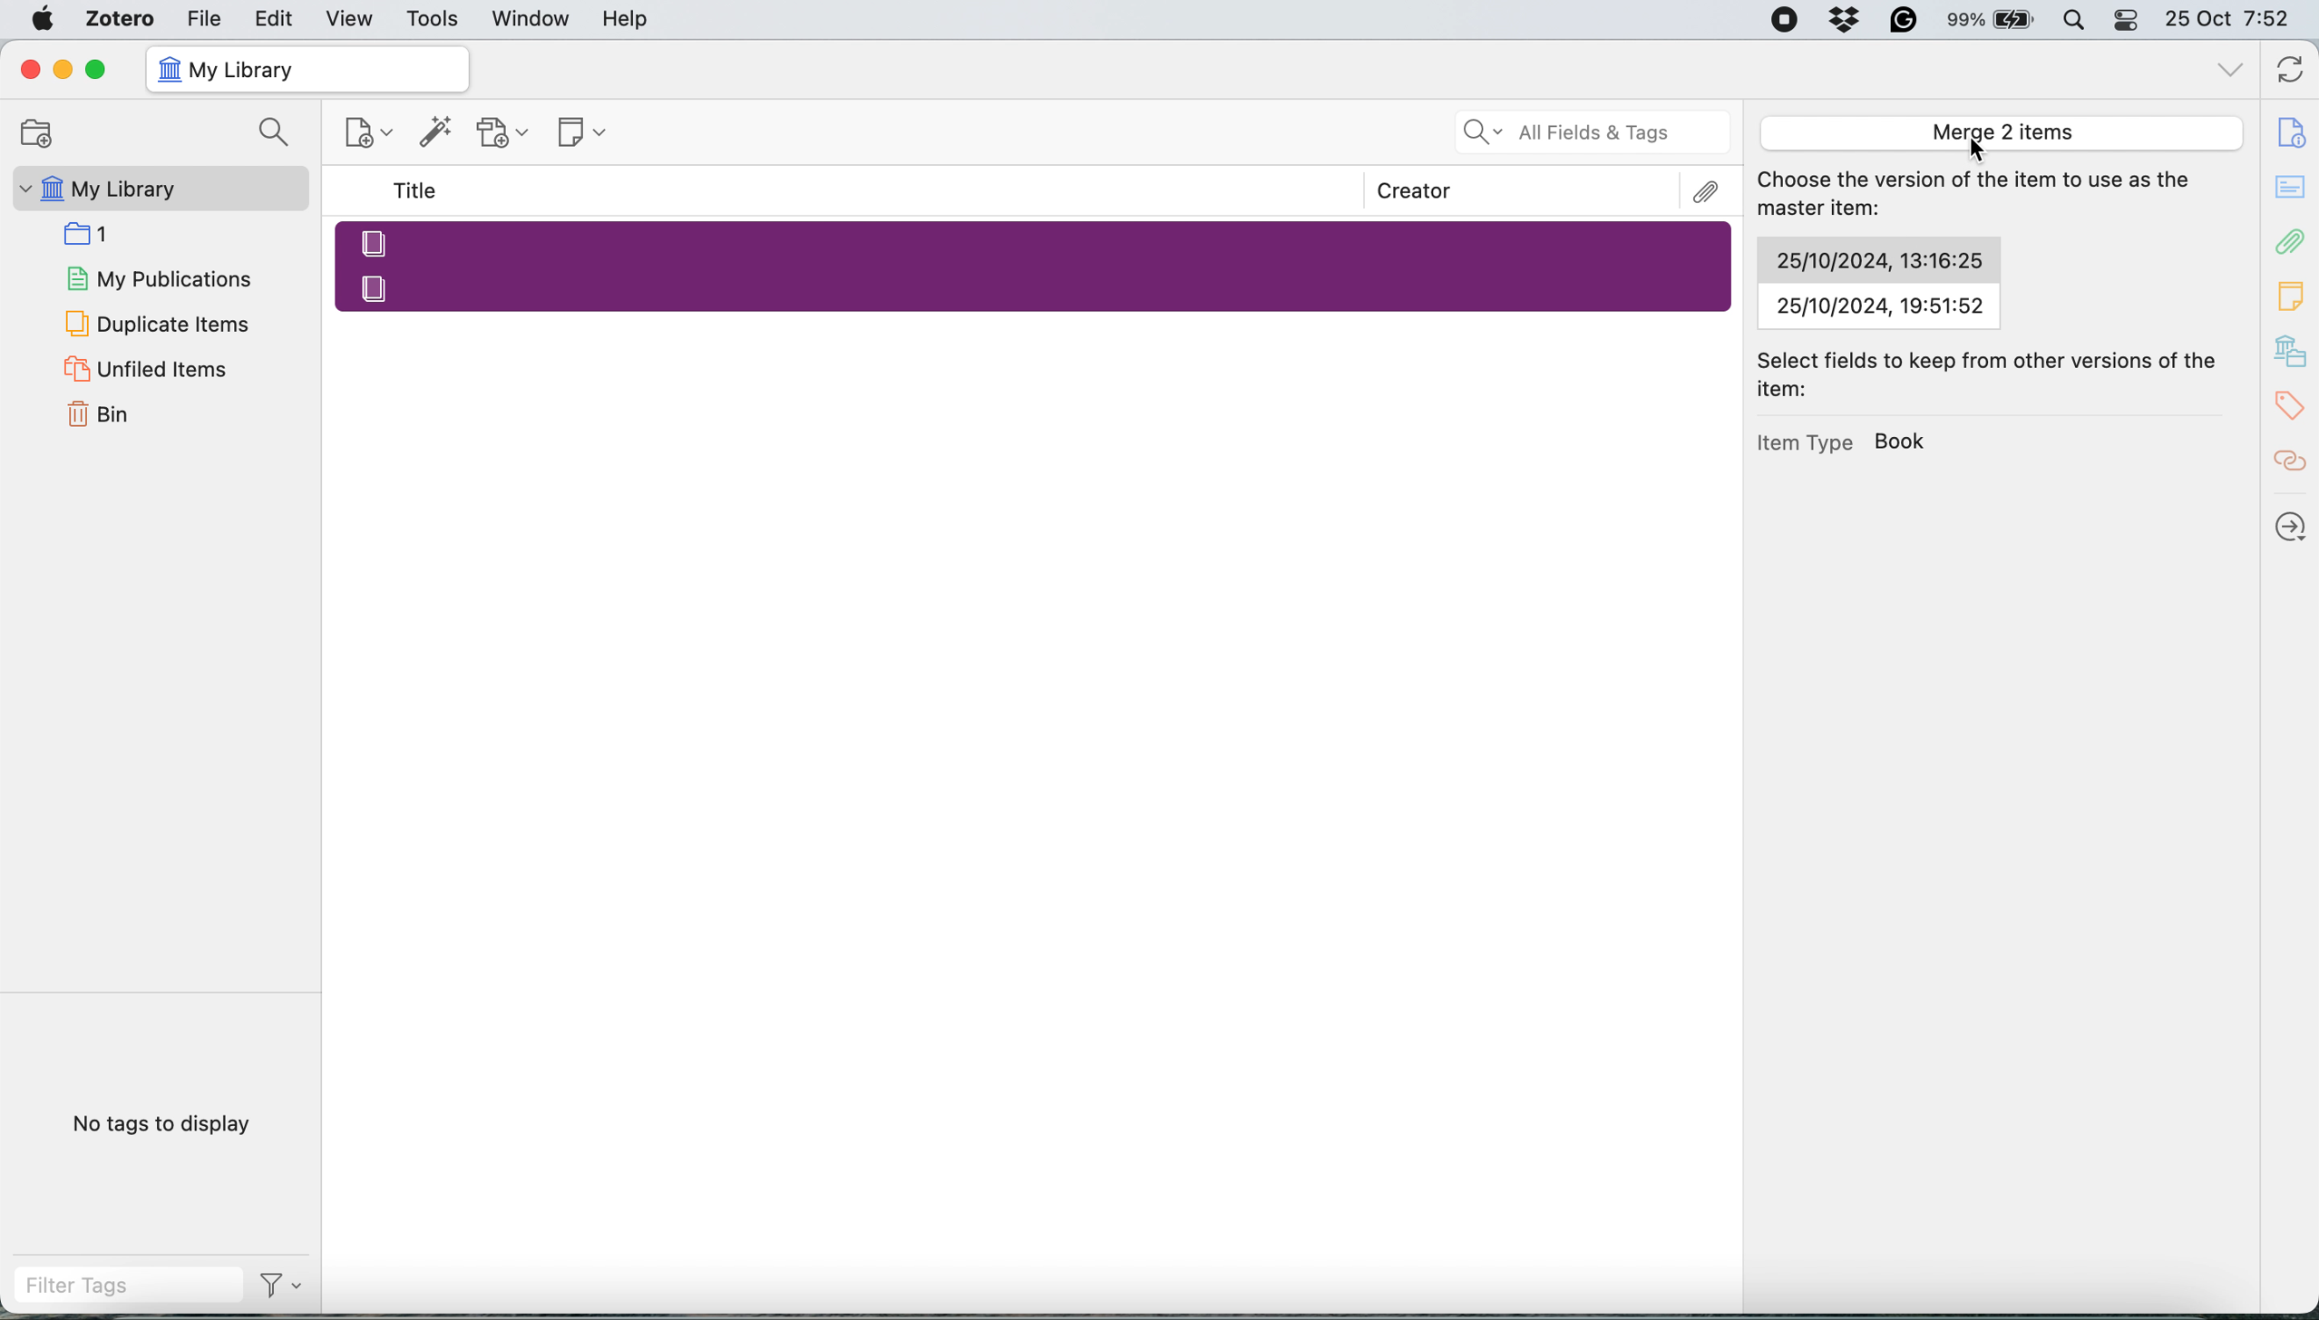 The width and height of the screenshot is (2319, 1320). Describe the element at coordinates (1708, 192) in the screenshot. I see `Attachments` at that location.